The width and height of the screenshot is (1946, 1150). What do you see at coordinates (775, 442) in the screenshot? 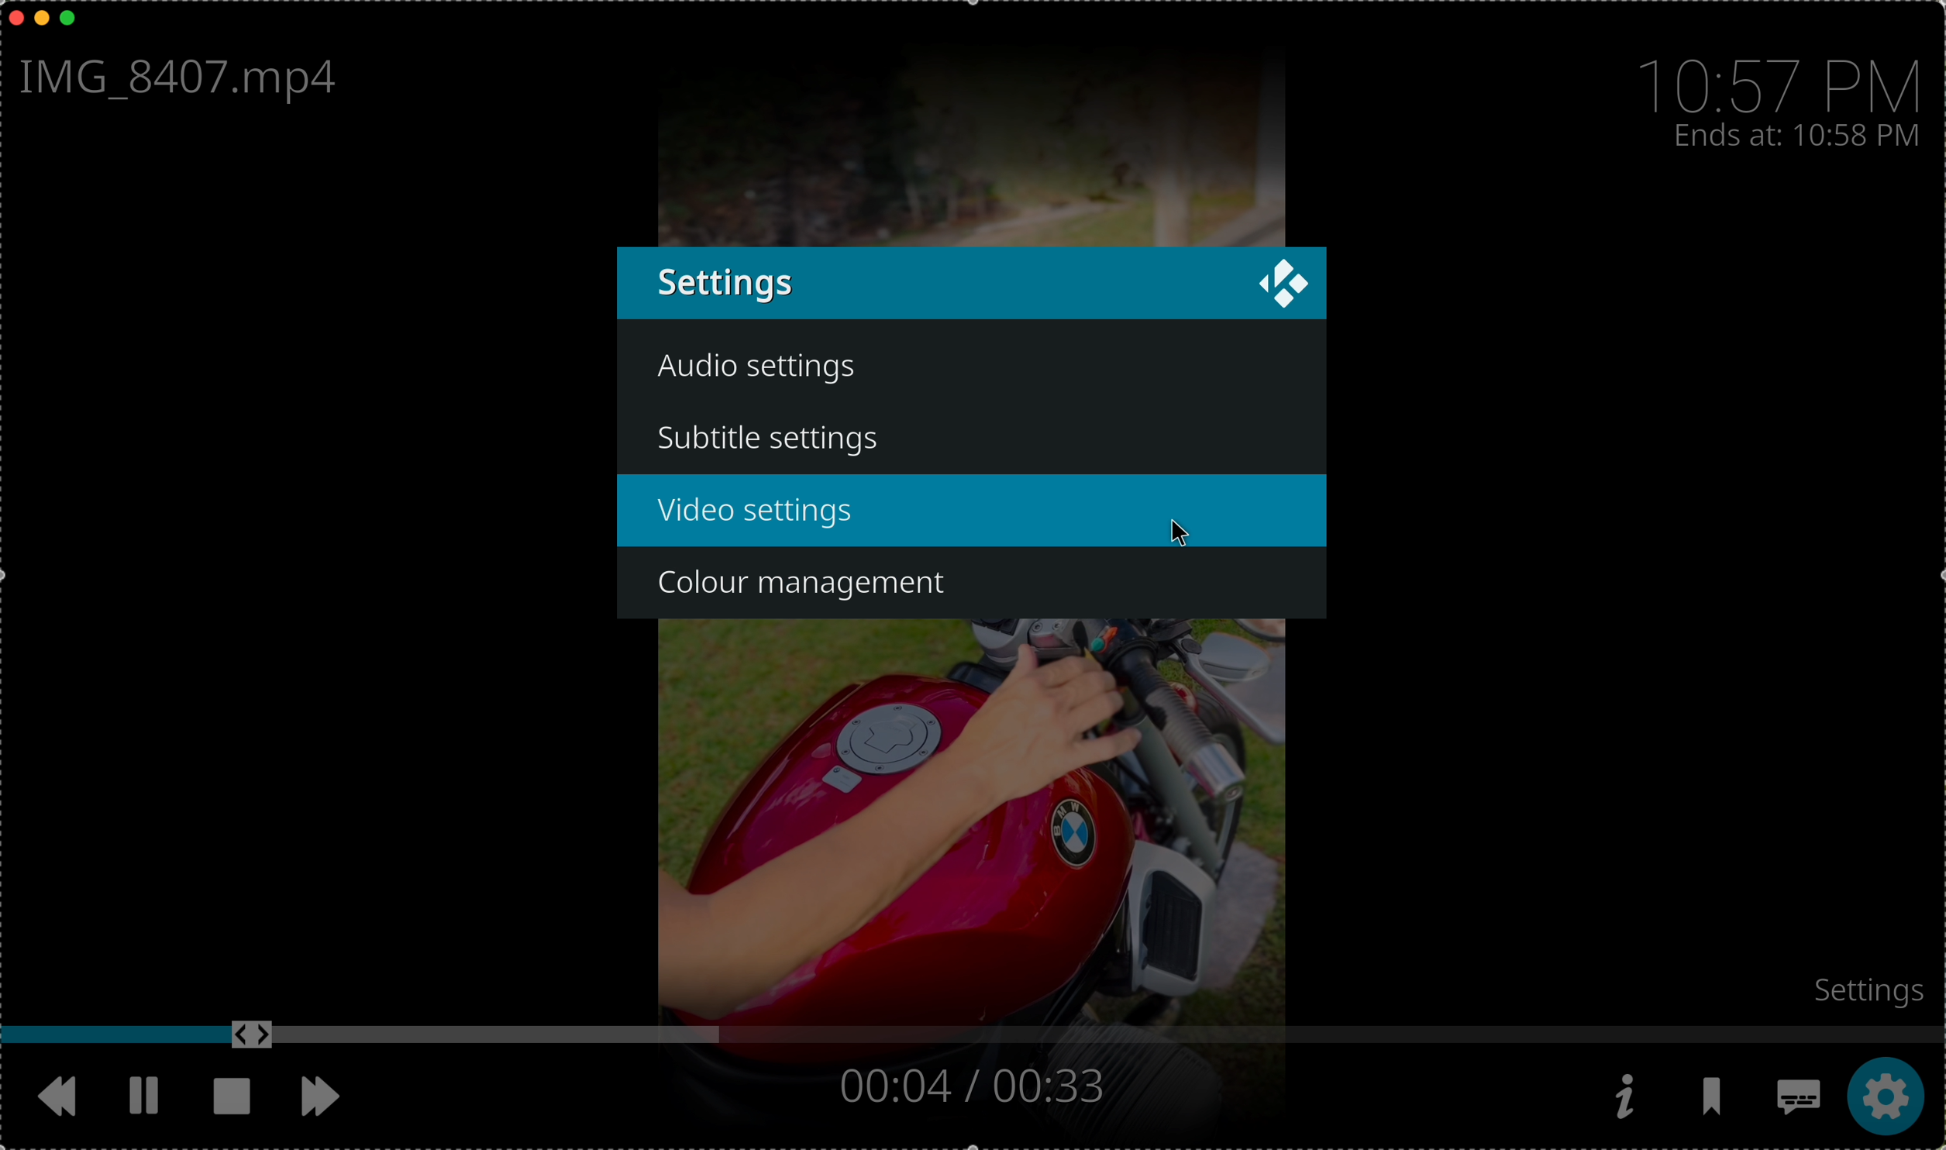
I see `subtitle settings` at bounding box center [775, 442].